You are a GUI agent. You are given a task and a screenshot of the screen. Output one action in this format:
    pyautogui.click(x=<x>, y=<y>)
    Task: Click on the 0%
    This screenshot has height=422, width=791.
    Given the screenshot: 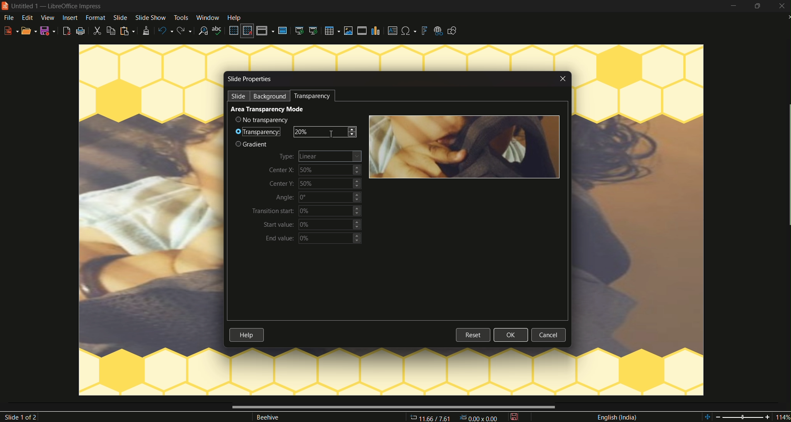 What is the action you would take?
    pyautogui.click(x=332, y=239)
    